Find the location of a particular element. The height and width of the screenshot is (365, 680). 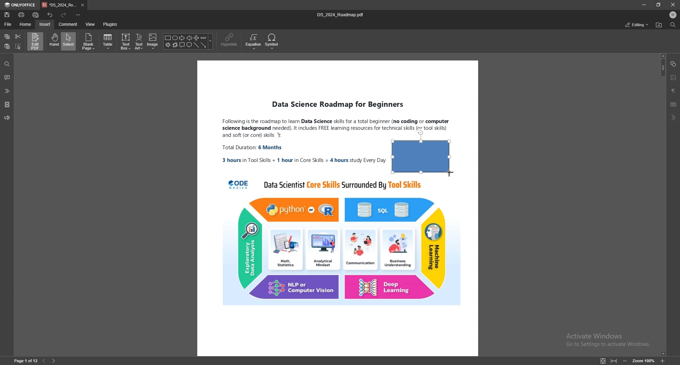

edit pdf is located at coordinates (36, 41).